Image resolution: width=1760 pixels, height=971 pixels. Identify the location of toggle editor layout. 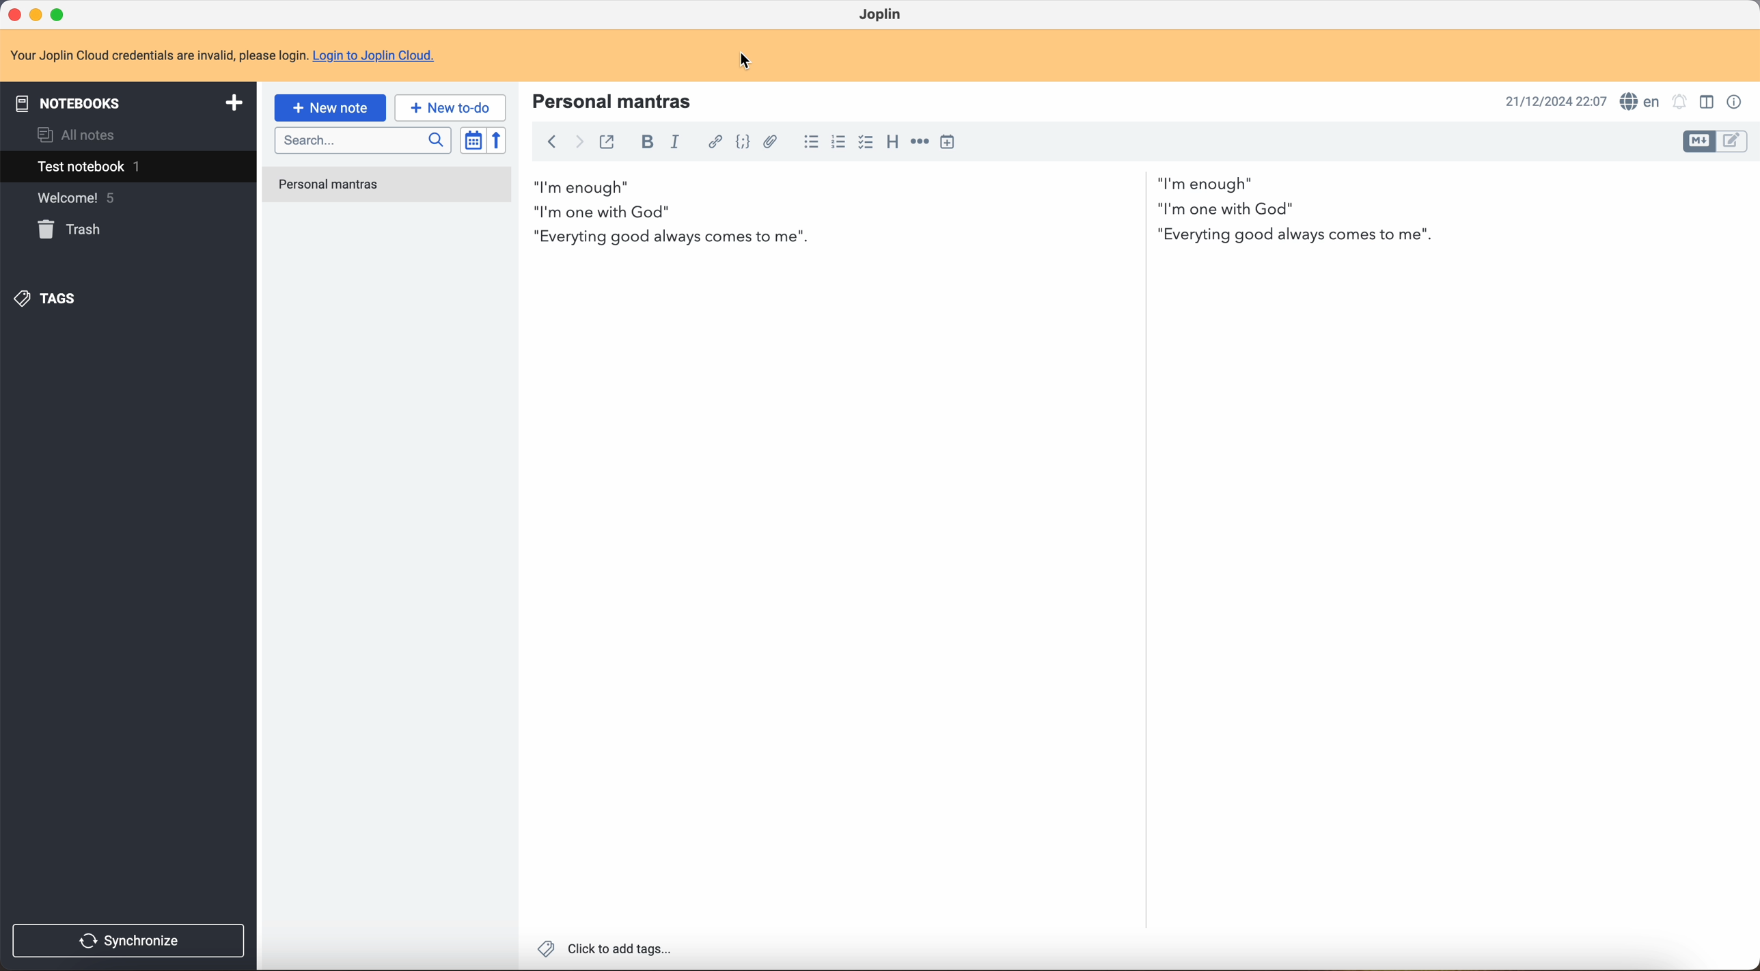
(1737, 139).